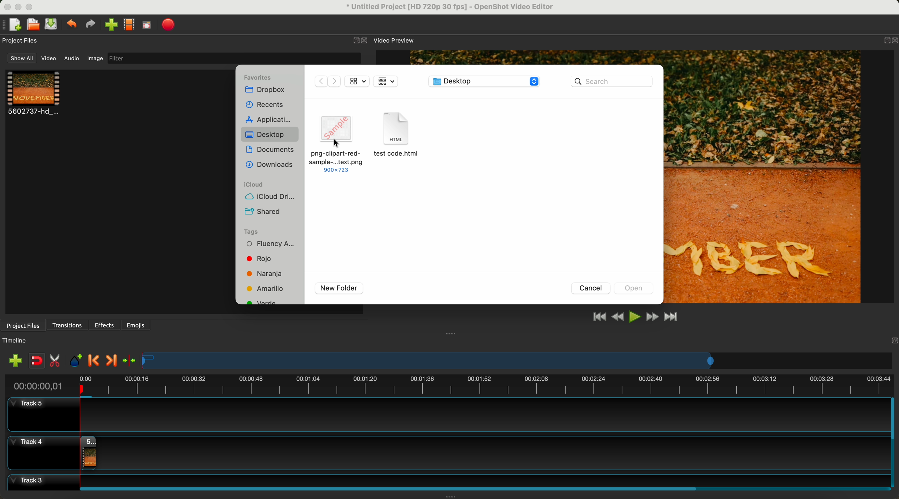 The height and width of the screenshot is (499, 899). I want to click on video, so click(50, 60).